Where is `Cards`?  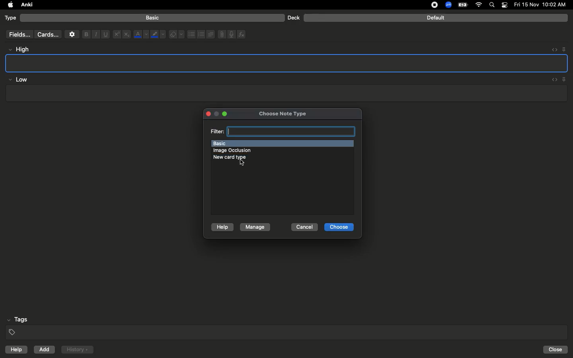 Cards is located at coordinates (48, 35).